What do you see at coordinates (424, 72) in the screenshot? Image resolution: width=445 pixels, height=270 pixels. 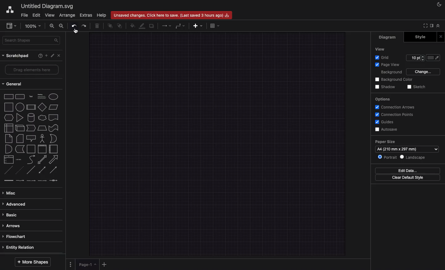 I see `Change` at bounding box center [424, 72].